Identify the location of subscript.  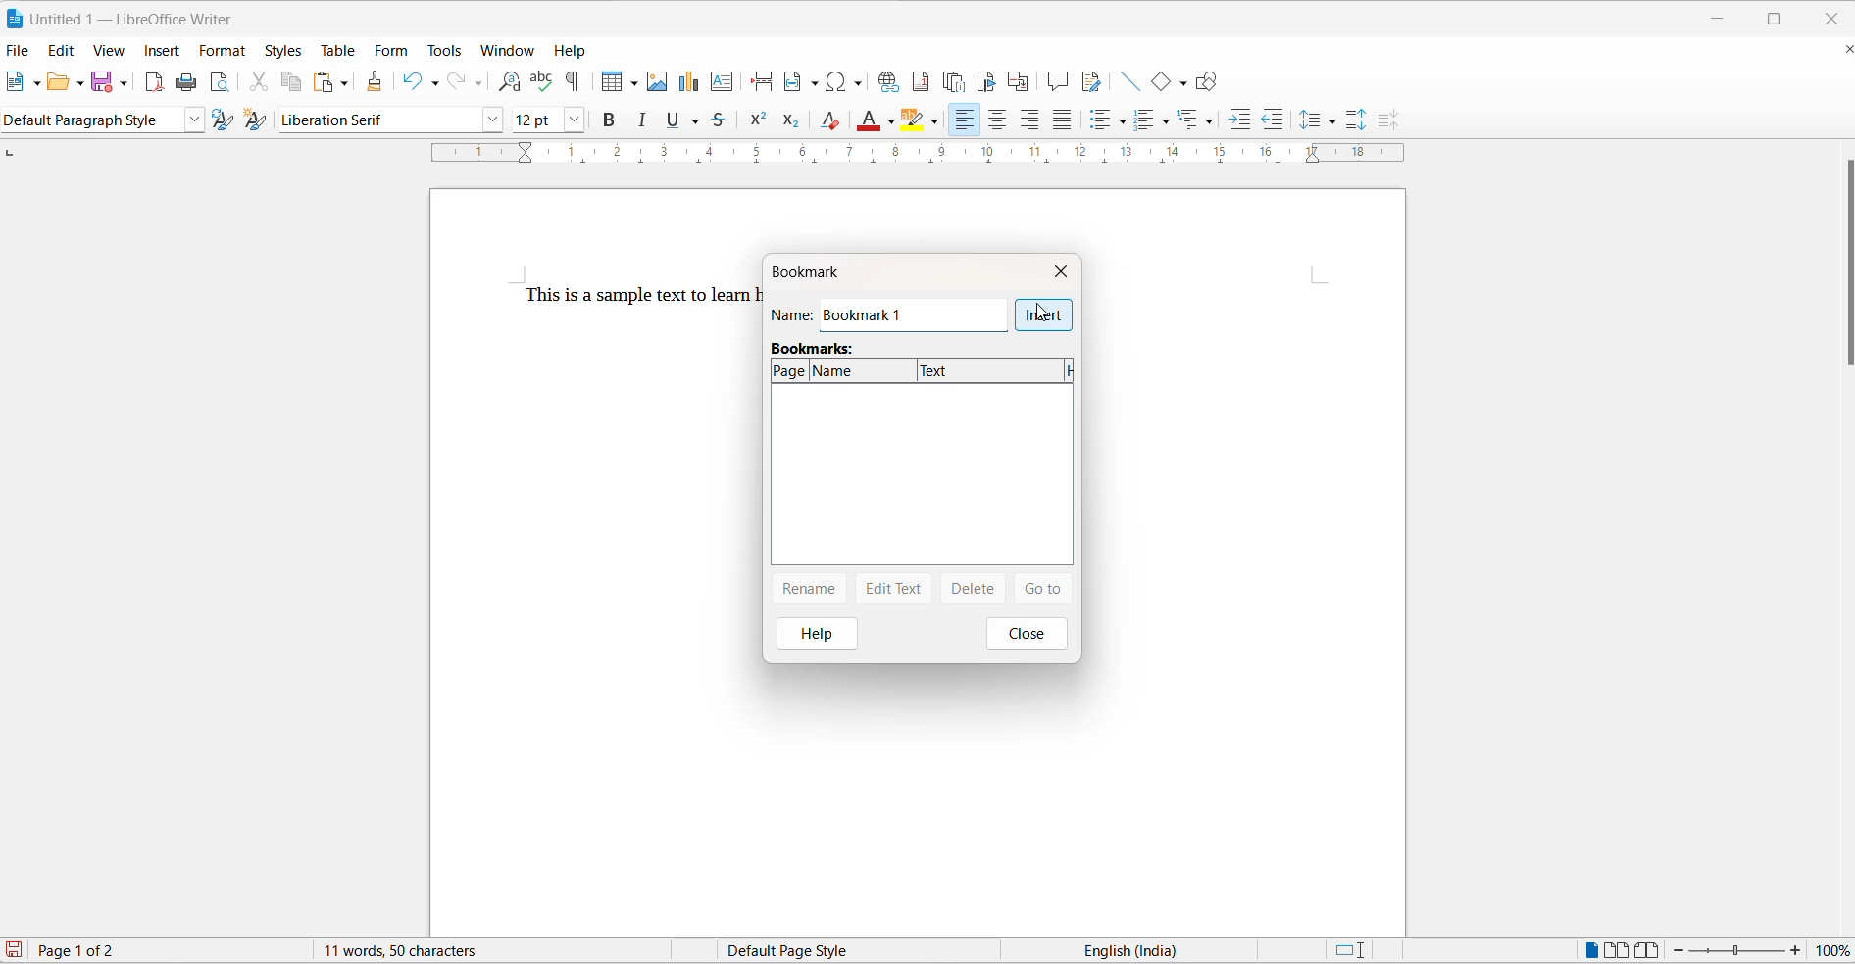
(792, 121).